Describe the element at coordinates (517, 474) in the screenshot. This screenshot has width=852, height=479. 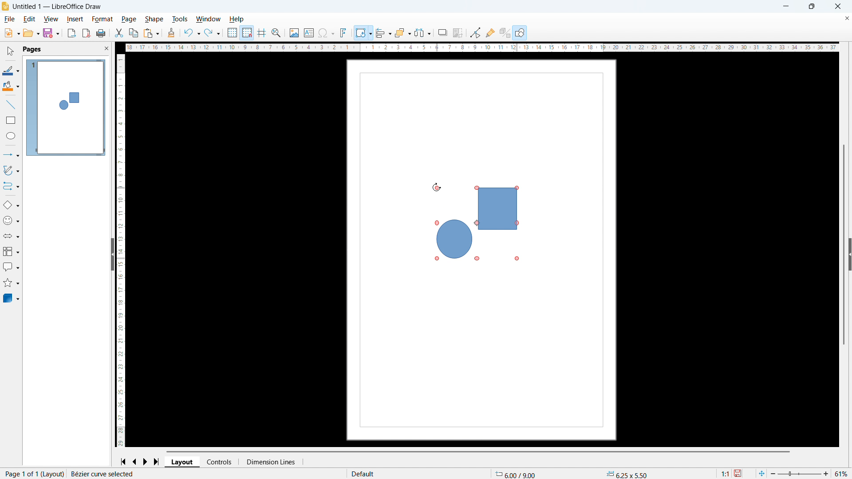
I see `Cursor coordinates ` at that location.